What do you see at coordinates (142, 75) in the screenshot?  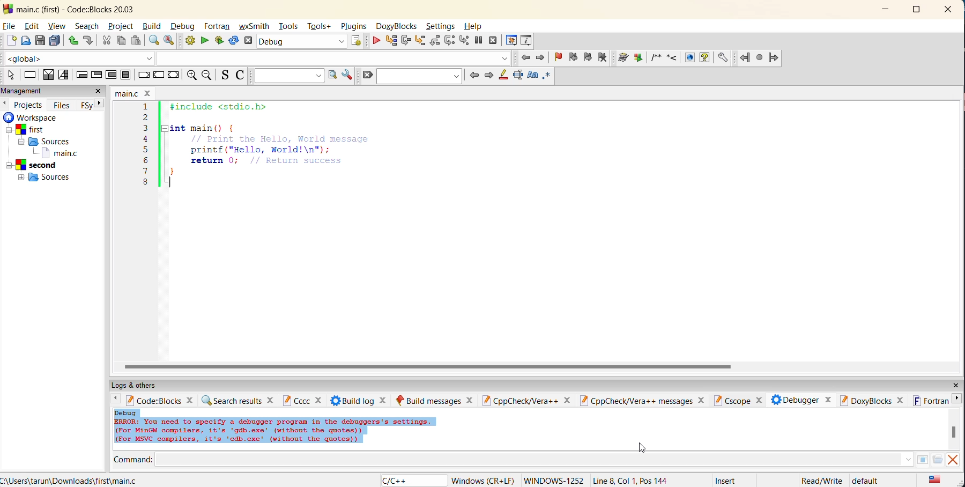 I see `break instruction` at bounding box center [142, 75].